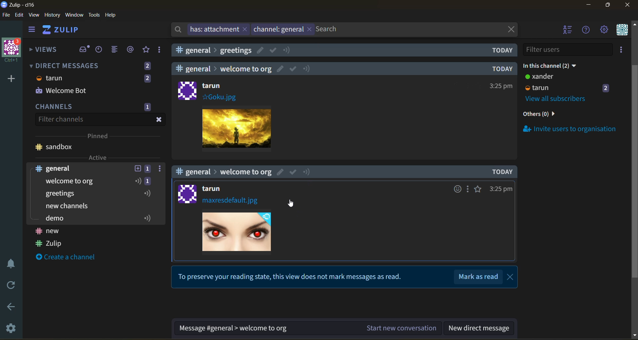 This screenshot has width=638, height=340. What do you see at coordinates (61, 91) in the screenshot?
I see `Welcome Bot` at bounding box center [61, 91].